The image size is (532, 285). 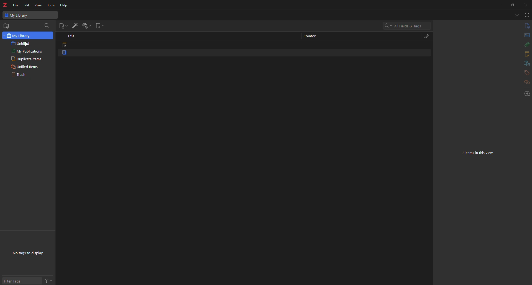 What do you see at coordinates (74, 37) in the screenshot?
I see `title` at bounding box center [74, 37].